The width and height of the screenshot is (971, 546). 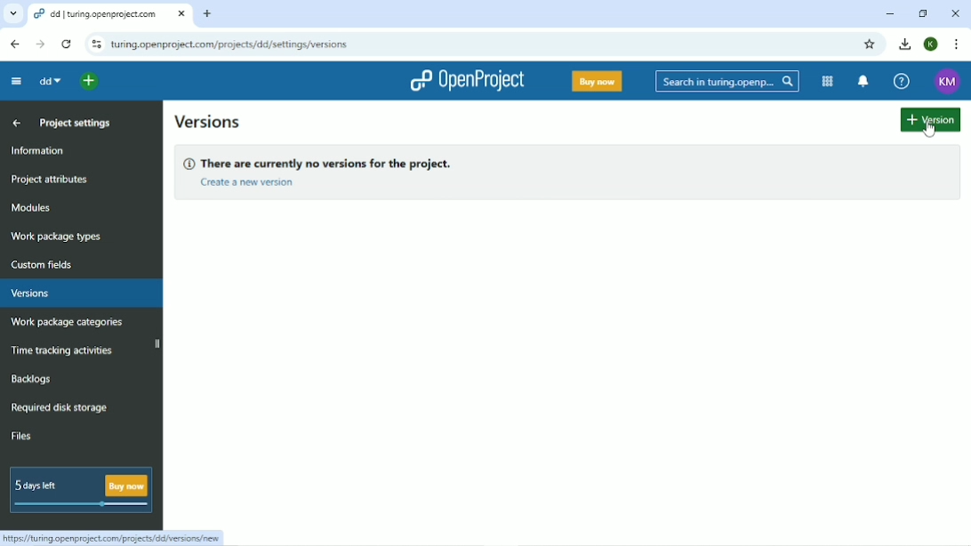 I want to click on Project attributes, so click(x=49, y=181).